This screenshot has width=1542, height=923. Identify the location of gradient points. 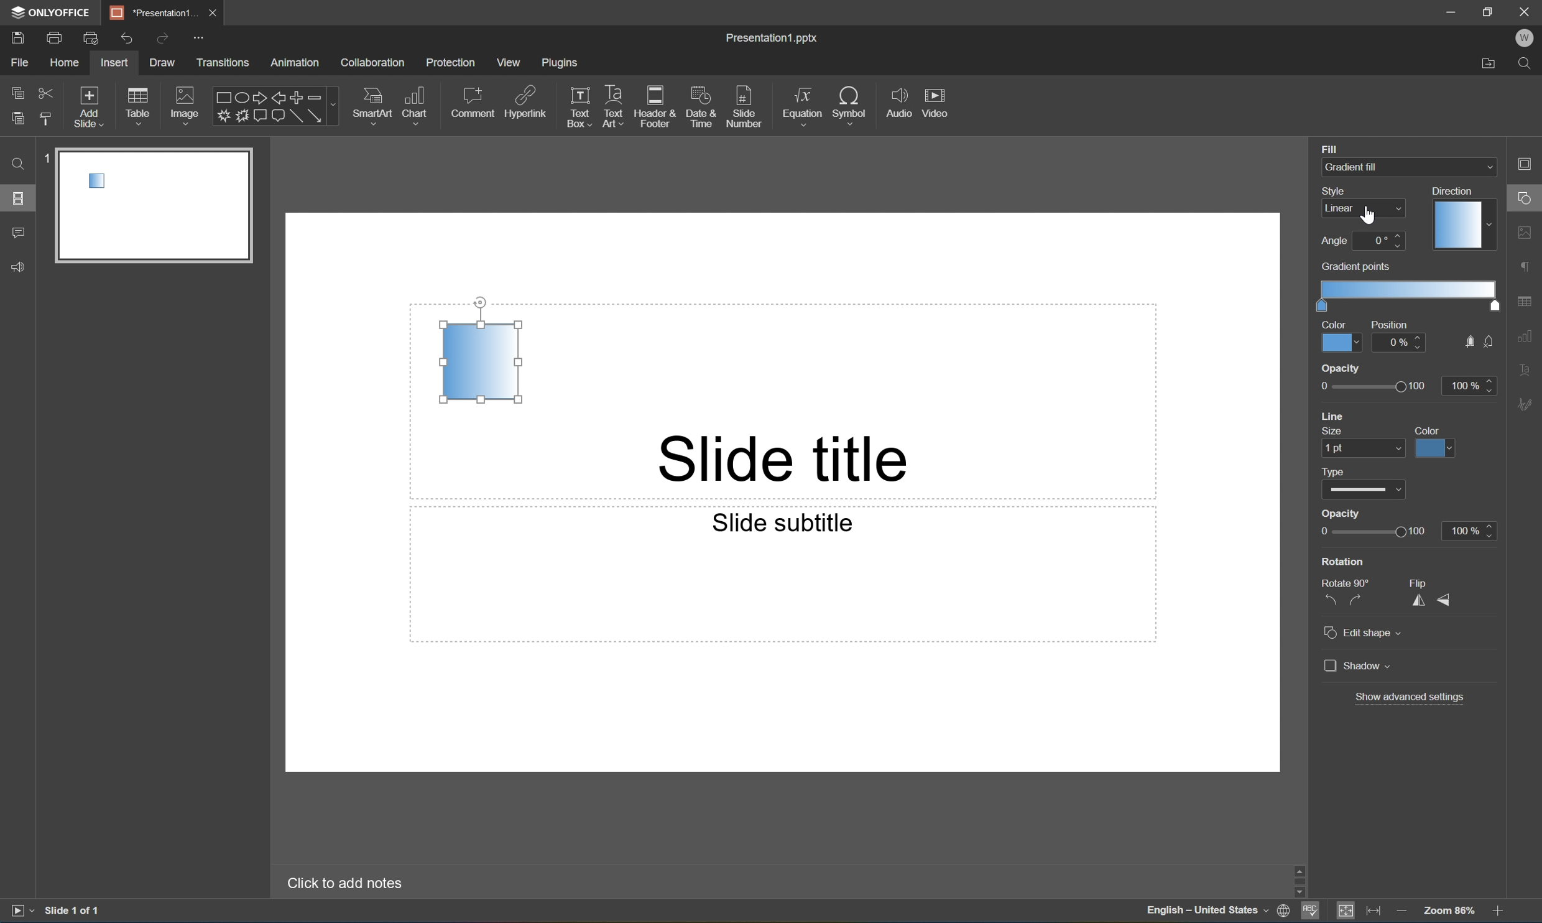
(1408, 287).